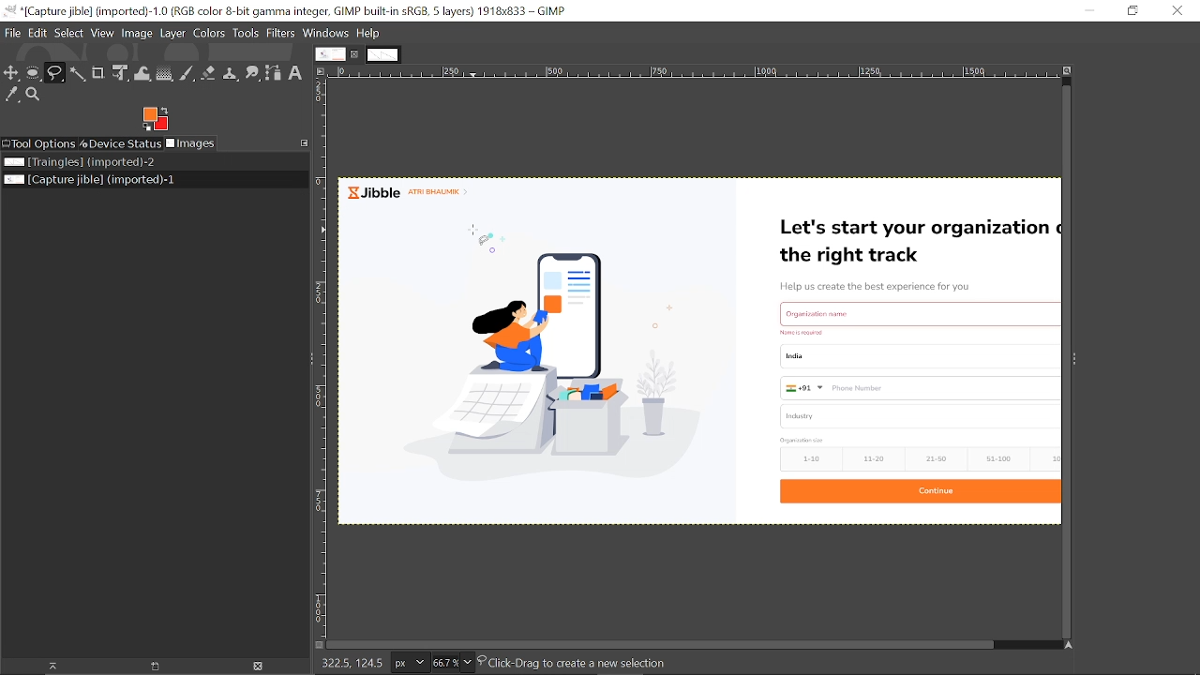 The image size is (1200, 675). What do you see at coordinates (296, 73) in the screenshot?
I see `text tool` at bounding box center [296, 73].